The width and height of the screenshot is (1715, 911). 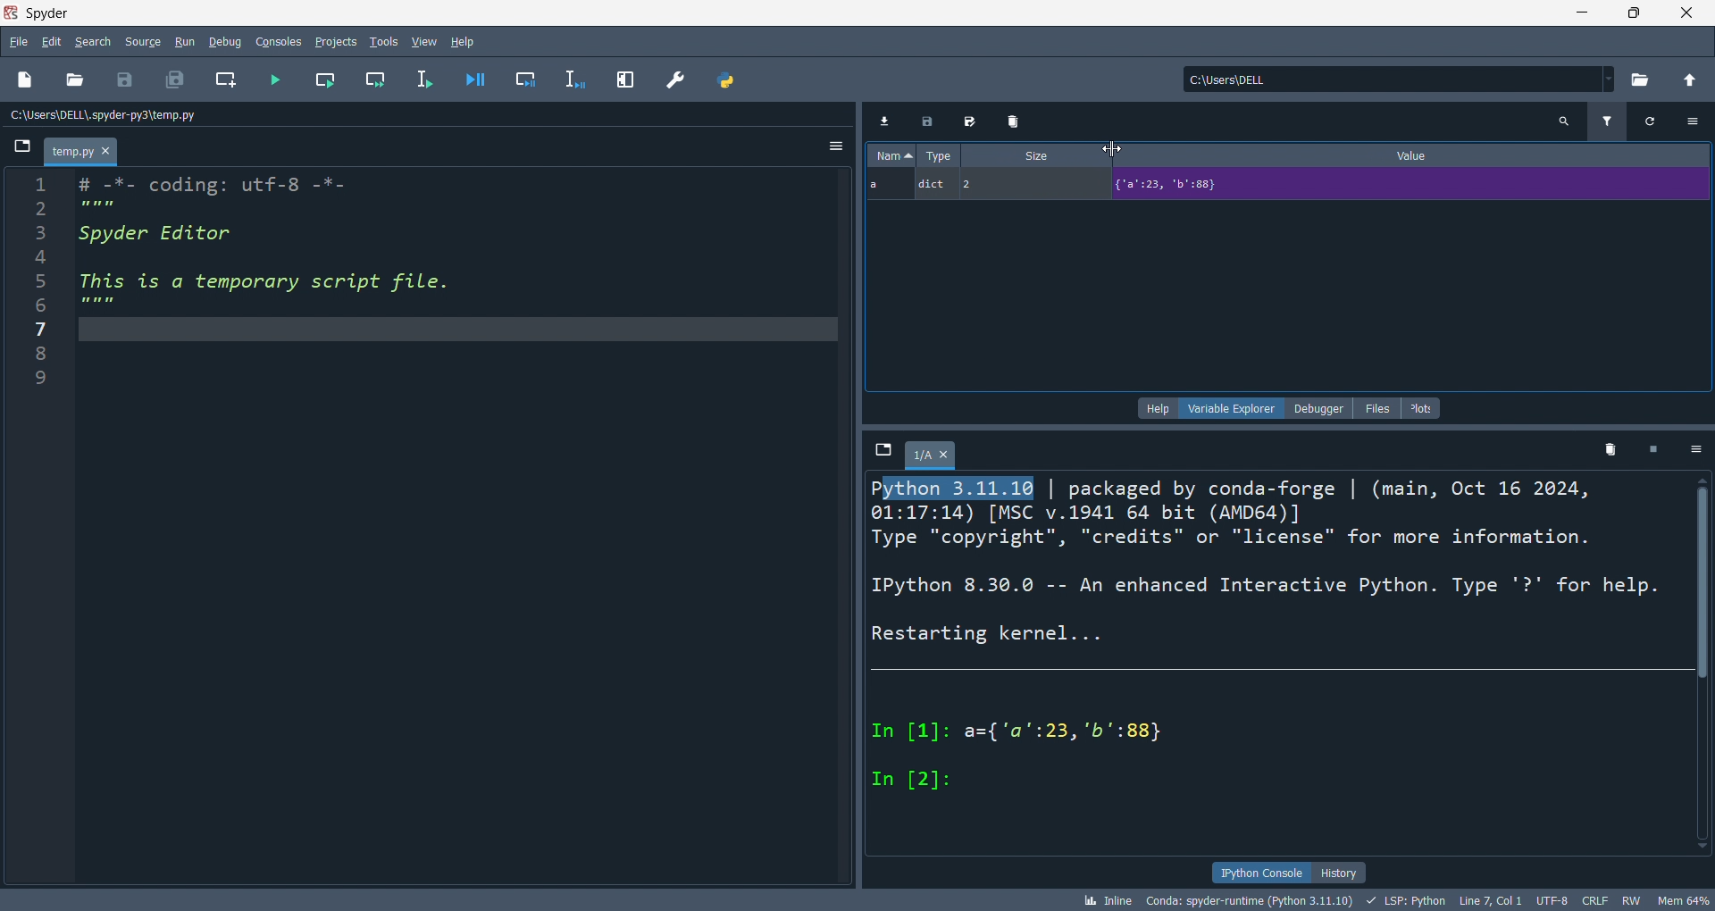 I want to click on import data, so click(x=883, y=120).